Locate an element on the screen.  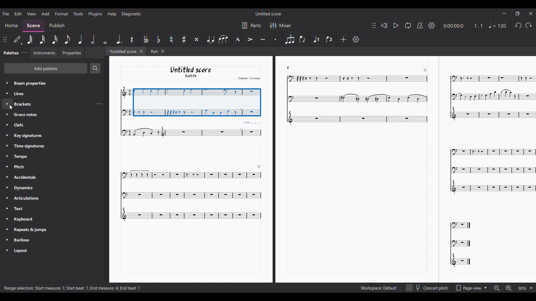
Accidentals is located at coordinates (26, 177).